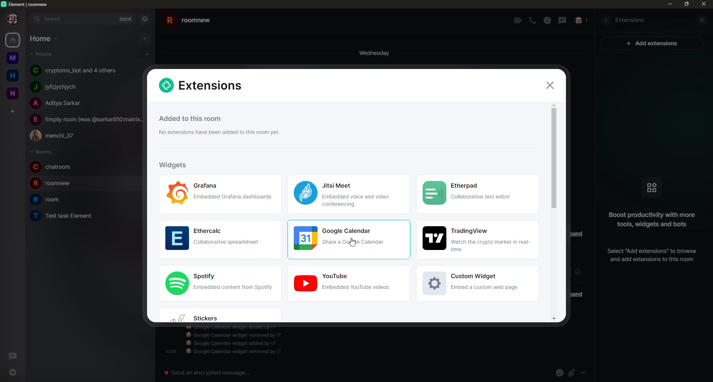  I want to click on extensions, so click(201, 84).